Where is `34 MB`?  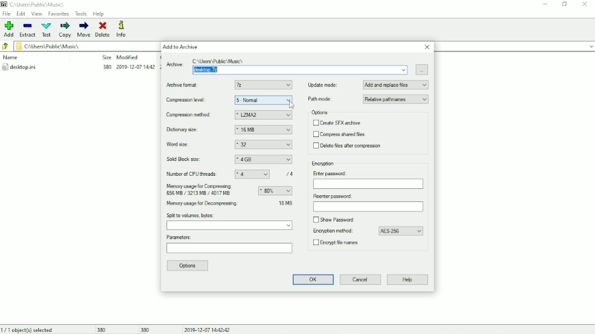
34 MB is located at coordinates (286, 202).